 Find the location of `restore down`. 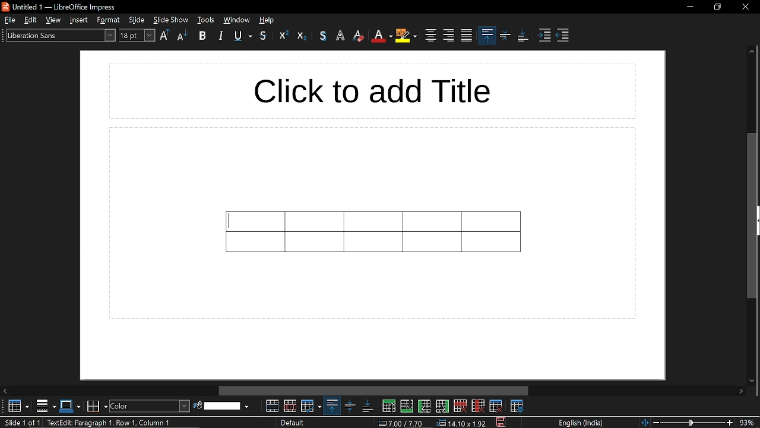

restore down is located at coordinates (715, 8).